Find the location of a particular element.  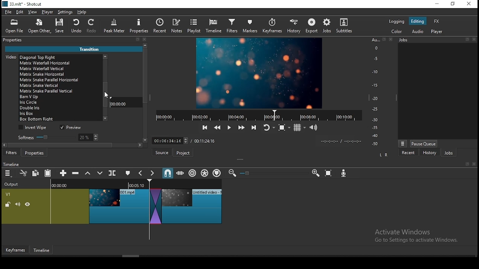

transition option is located at coordinates (61, 64).